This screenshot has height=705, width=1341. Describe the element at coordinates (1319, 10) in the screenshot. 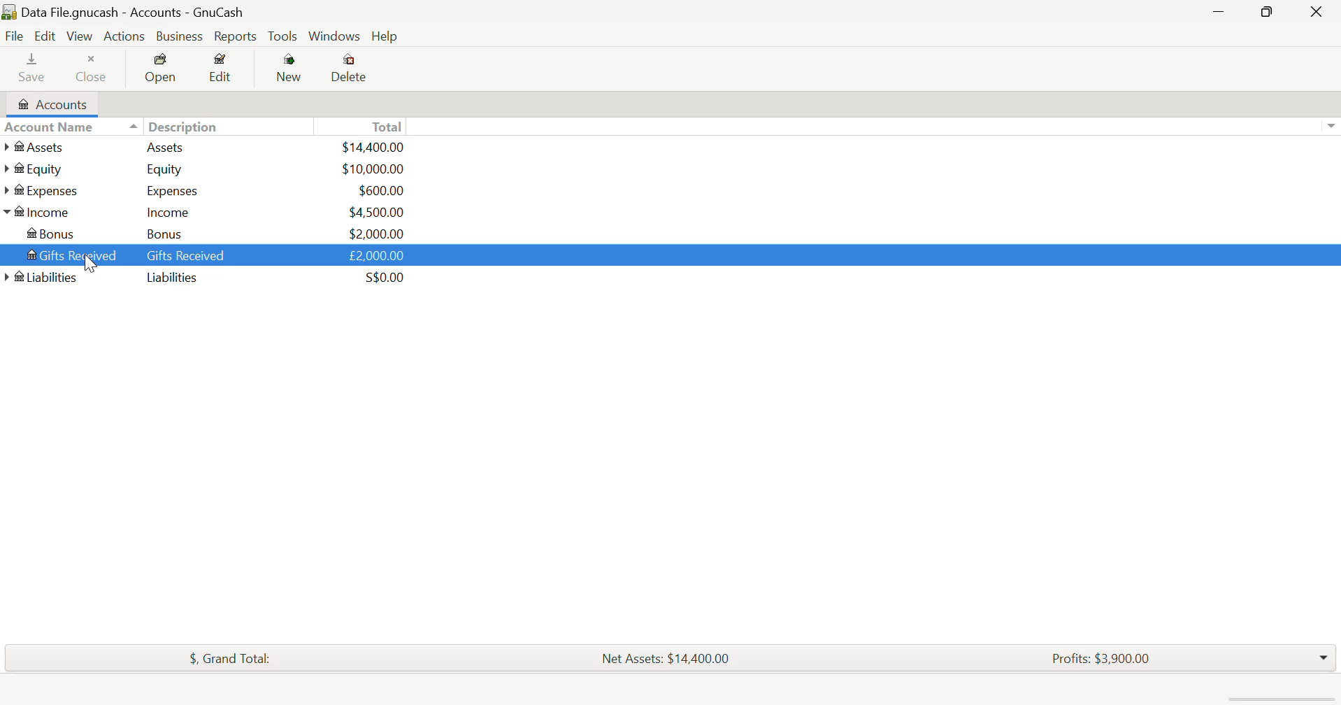

I see `Close Window` at that location.